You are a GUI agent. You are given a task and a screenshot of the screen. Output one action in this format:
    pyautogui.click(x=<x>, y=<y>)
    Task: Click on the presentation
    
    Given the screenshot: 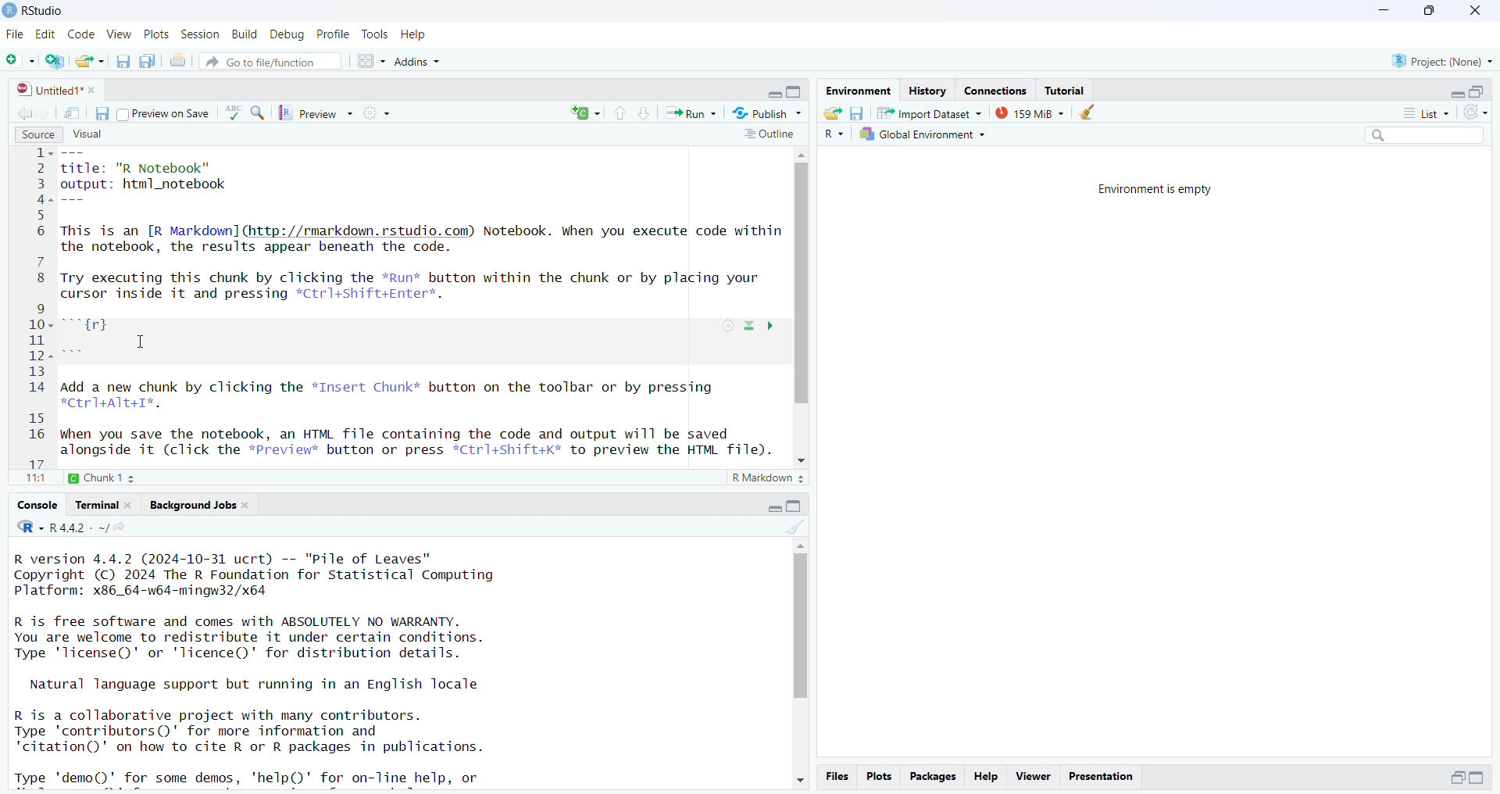 What is the action you would take?
    pyautogui.click(x=1101, y=775)
    